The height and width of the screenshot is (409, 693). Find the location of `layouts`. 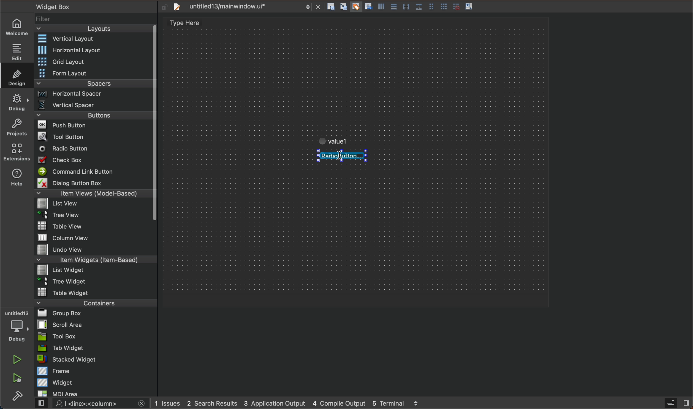

layouts is located at coordinates (94, 30).